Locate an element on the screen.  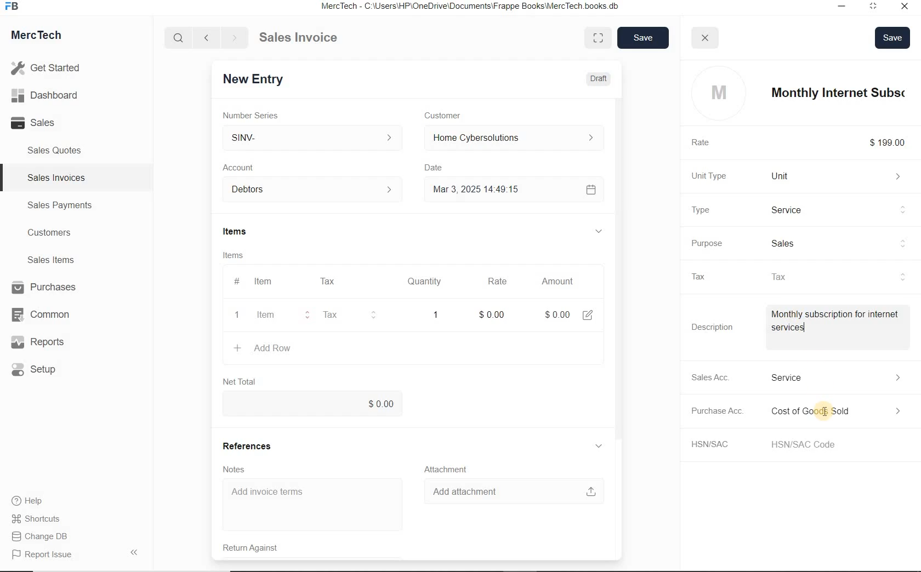
Search is located at coordinates (179, 38).